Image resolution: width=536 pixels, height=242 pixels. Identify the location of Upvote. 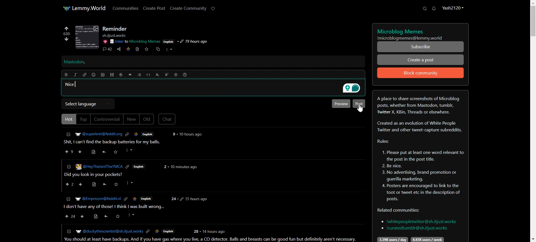
(66, 31).